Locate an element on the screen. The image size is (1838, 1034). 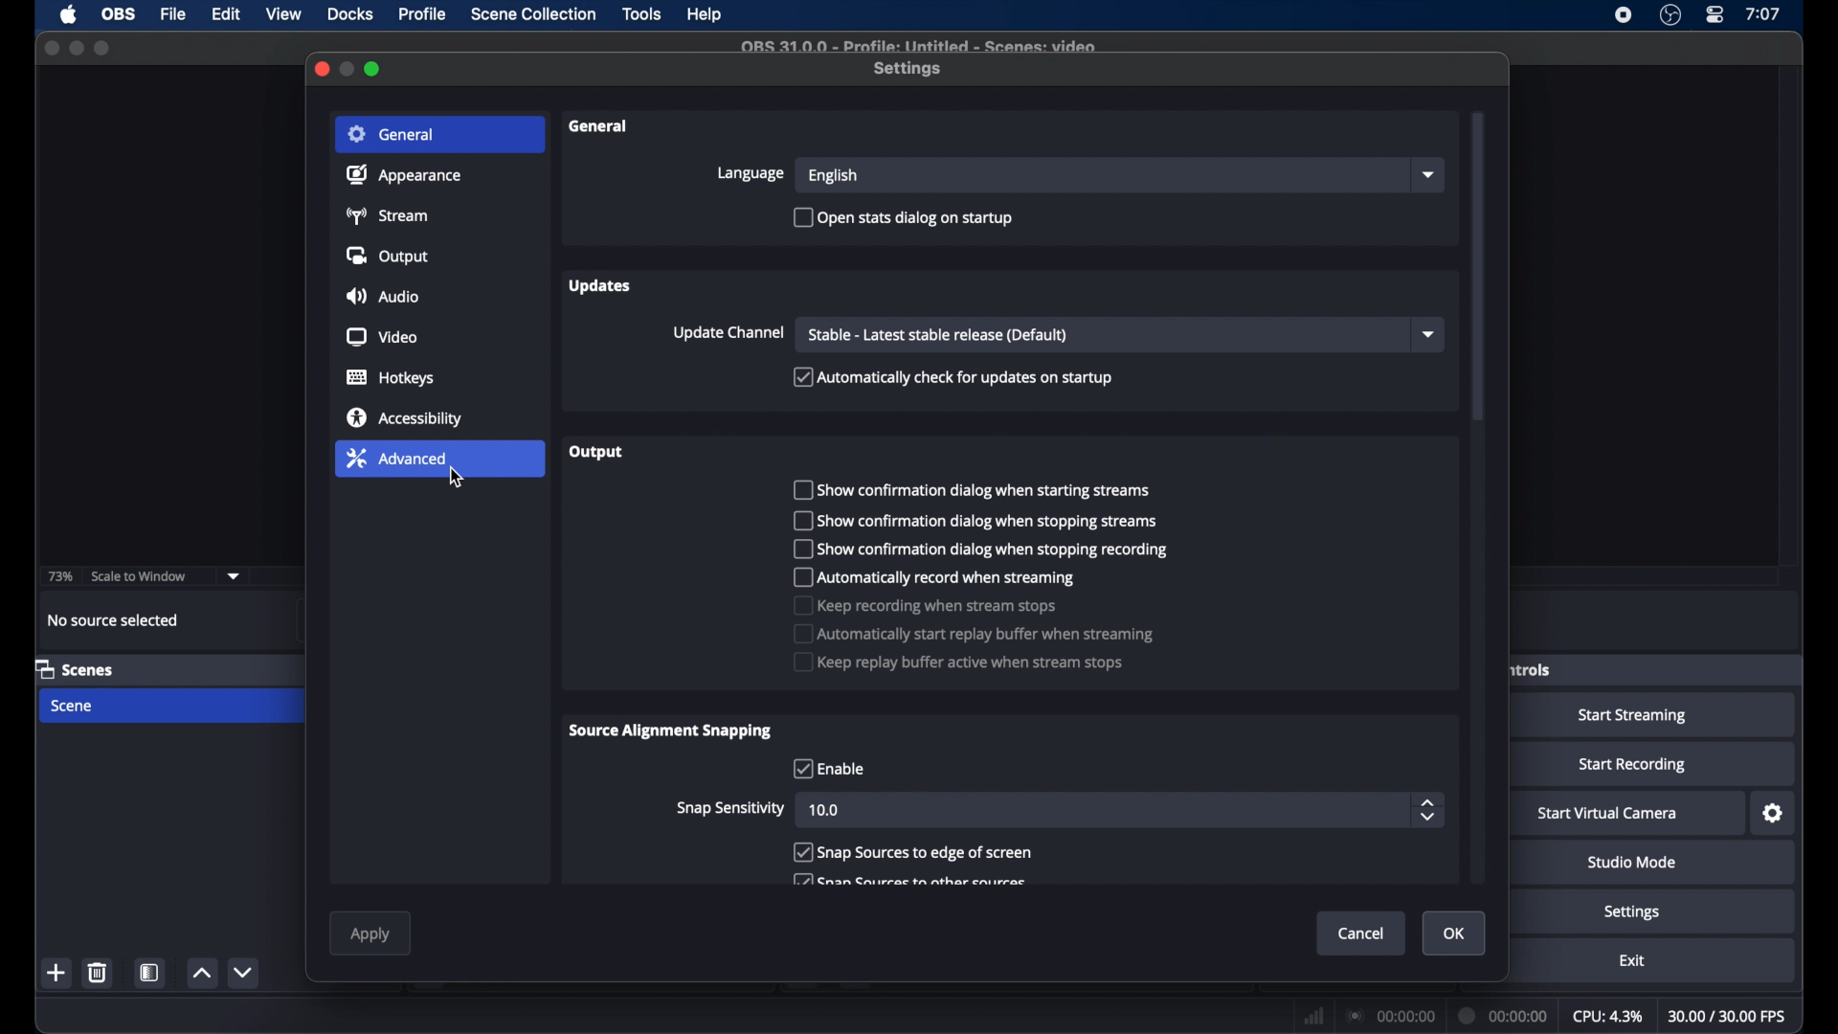
apple icon is located at coordinates (68, 14).